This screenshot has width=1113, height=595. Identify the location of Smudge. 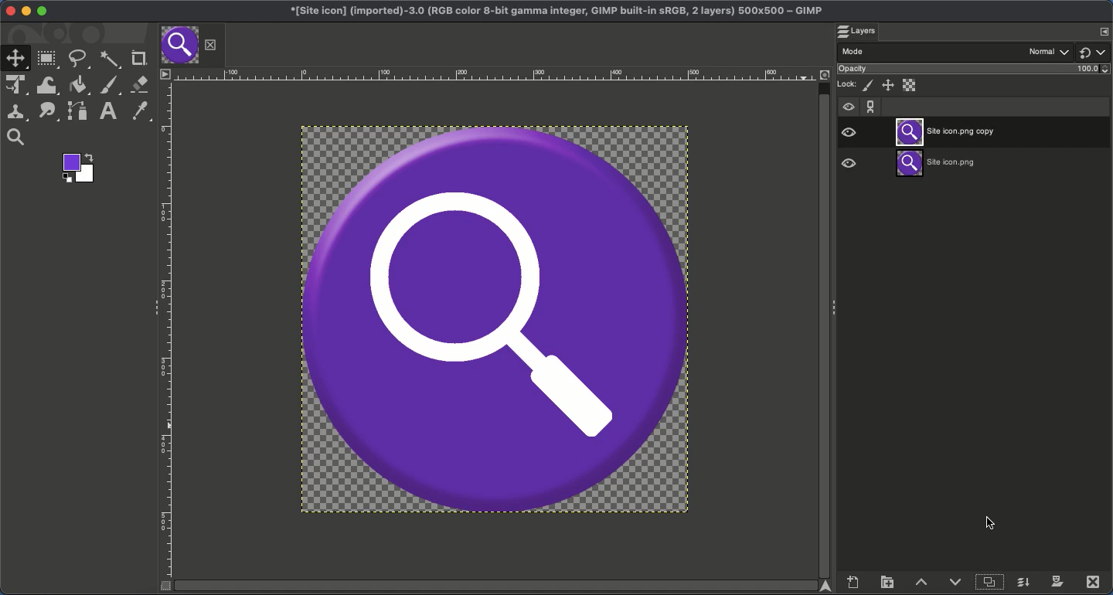
(47, 112).